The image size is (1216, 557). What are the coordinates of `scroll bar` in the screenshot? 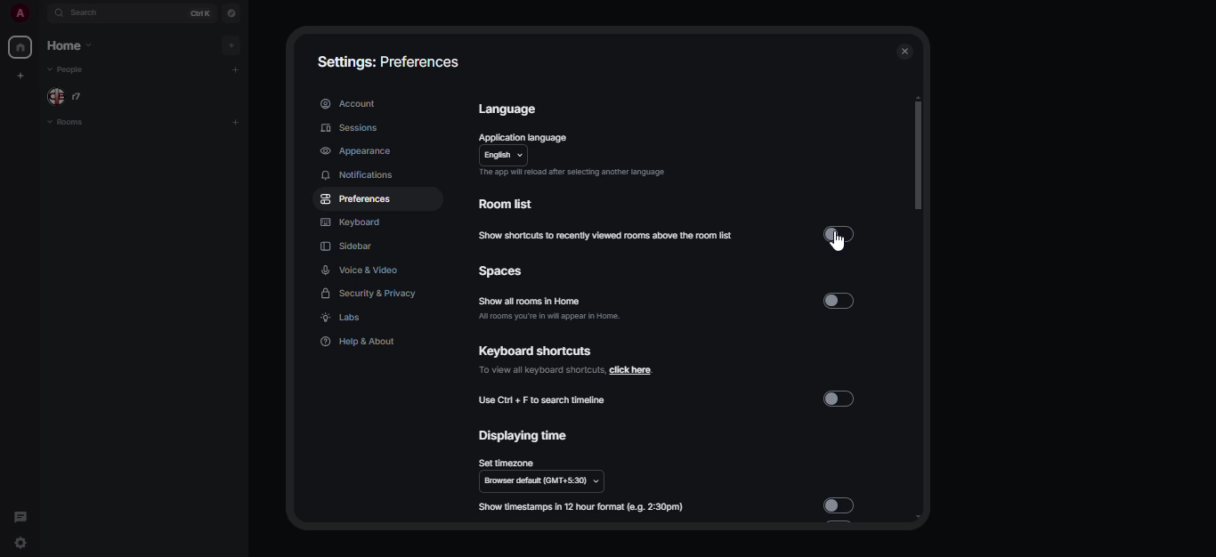 It's located at (919, 156).